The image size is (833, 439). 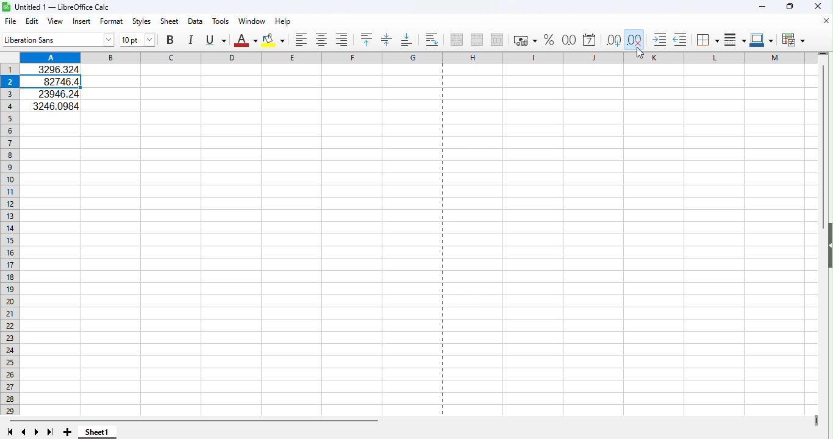 I want to click on Style, so click(x=140, y=21).